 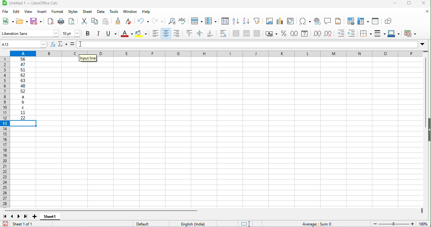 I want to click on italics, so click(x=98, y=33).